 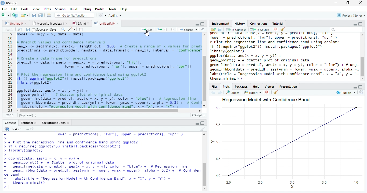 What do you see at coordinates (257, 86) in the screenshot?
I see `Help` at bounding box center [257, 86].